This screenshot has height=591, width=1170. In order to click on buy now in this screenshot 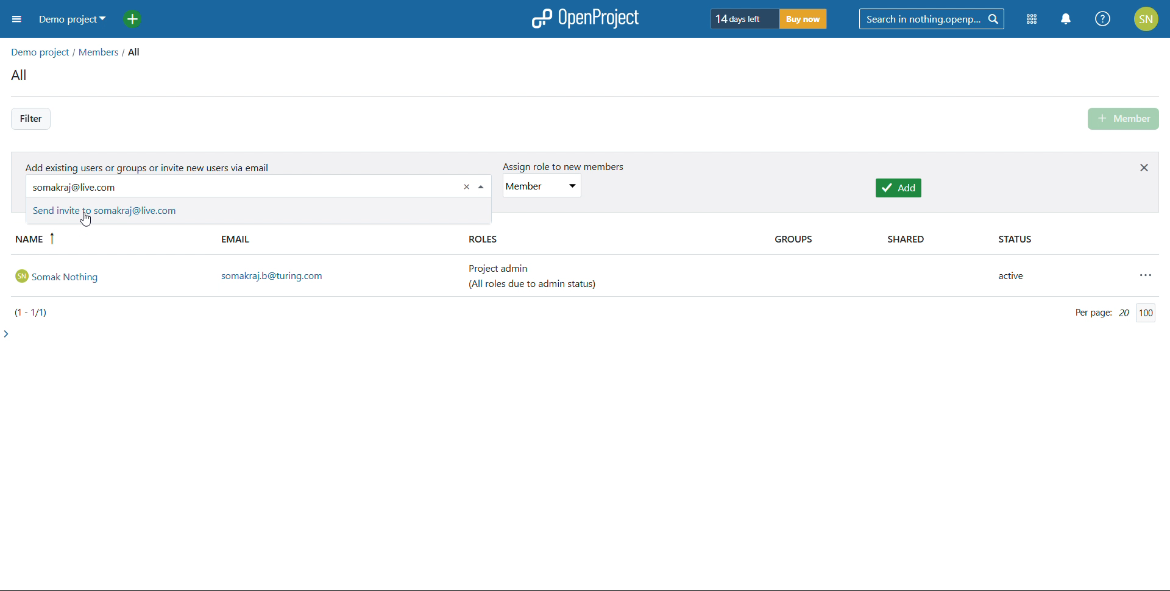, I will do `click(804, 18)`.